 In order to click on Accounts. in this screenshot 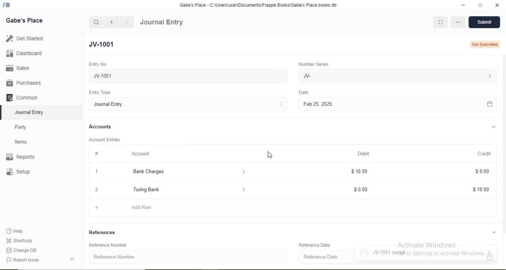, I will do `click(100, 127)`.